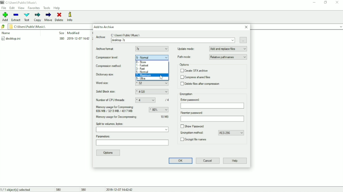 The height and width of the screenshot is (192, 343). What do you see at coordinates (191, 133) in the screenshot?
I see `Encryption method` at bounding box center [191, 133].